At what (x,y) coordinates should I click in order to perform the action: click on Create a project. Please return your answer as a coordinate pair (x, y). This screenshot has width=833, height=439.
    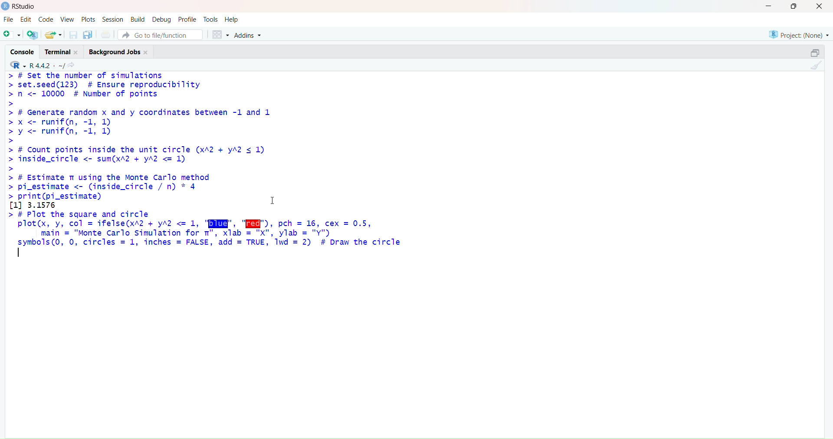
    Looking at the image, I should click on (34, 33).